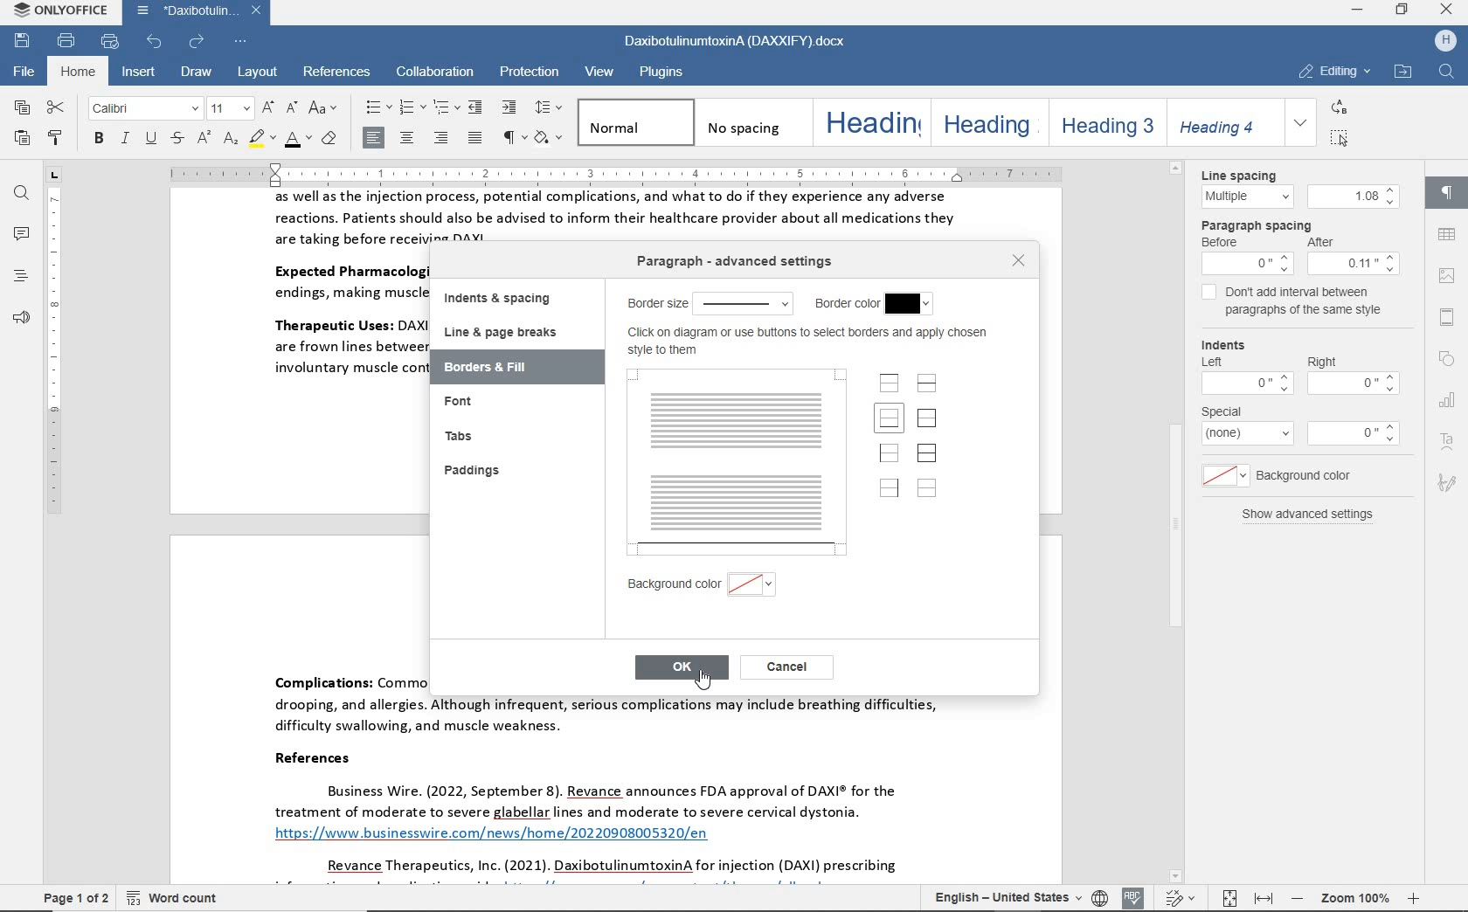 Image resolution: width=1468 pixels, height=912 pixels. Describe the element at coordinates (1449, 443) in the screenshot. I see `text art` at that location.